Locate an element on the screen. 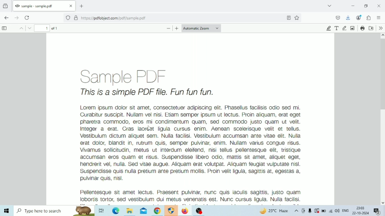 Image resolution: width=385 pixels, height=216 pixels. Meet Now is located at coordinates (303, 211).